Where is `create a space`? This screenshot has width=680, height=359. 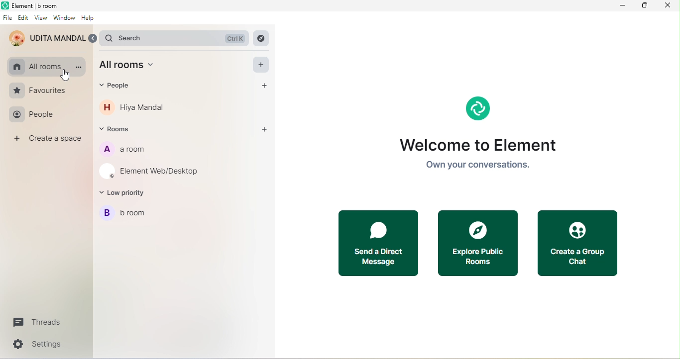
create a space is located at coordinates (50, 140).